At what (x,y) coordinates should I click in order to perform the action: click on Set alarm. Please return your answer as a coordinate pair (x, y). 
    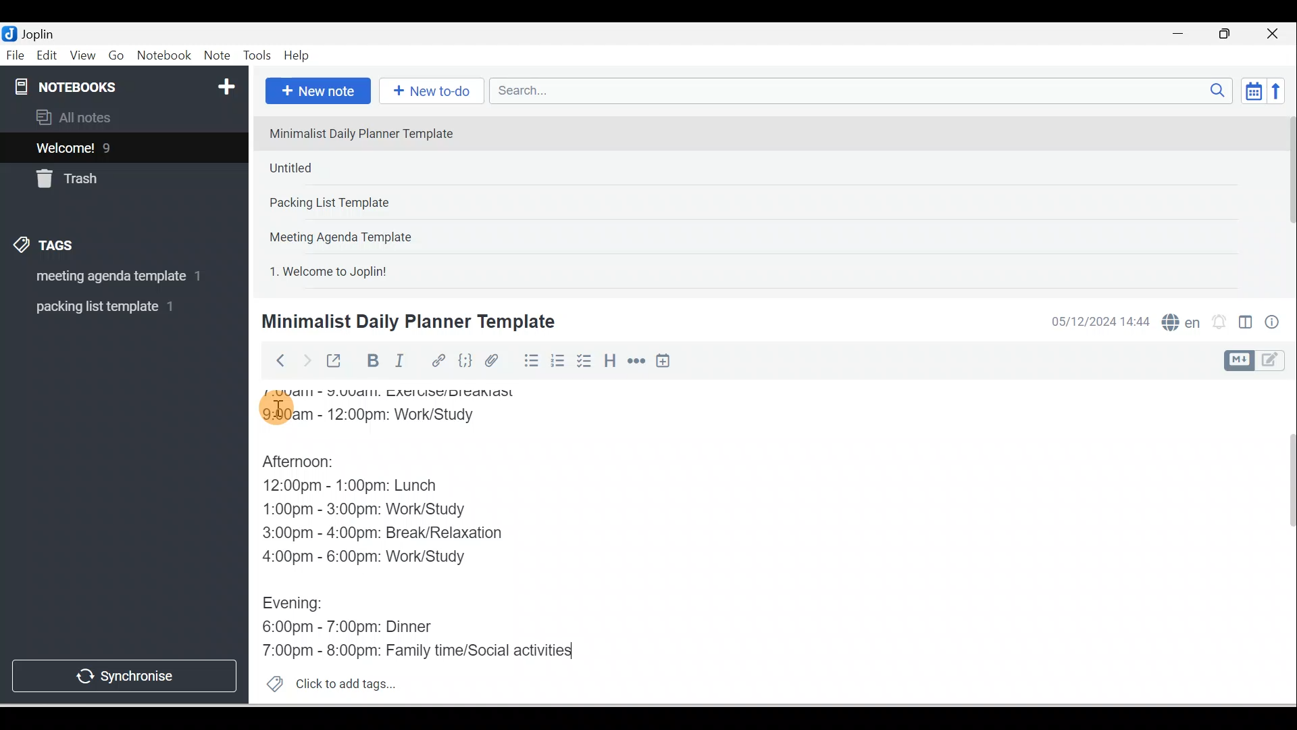
    Looking at the image, I should click on (1217, 322).